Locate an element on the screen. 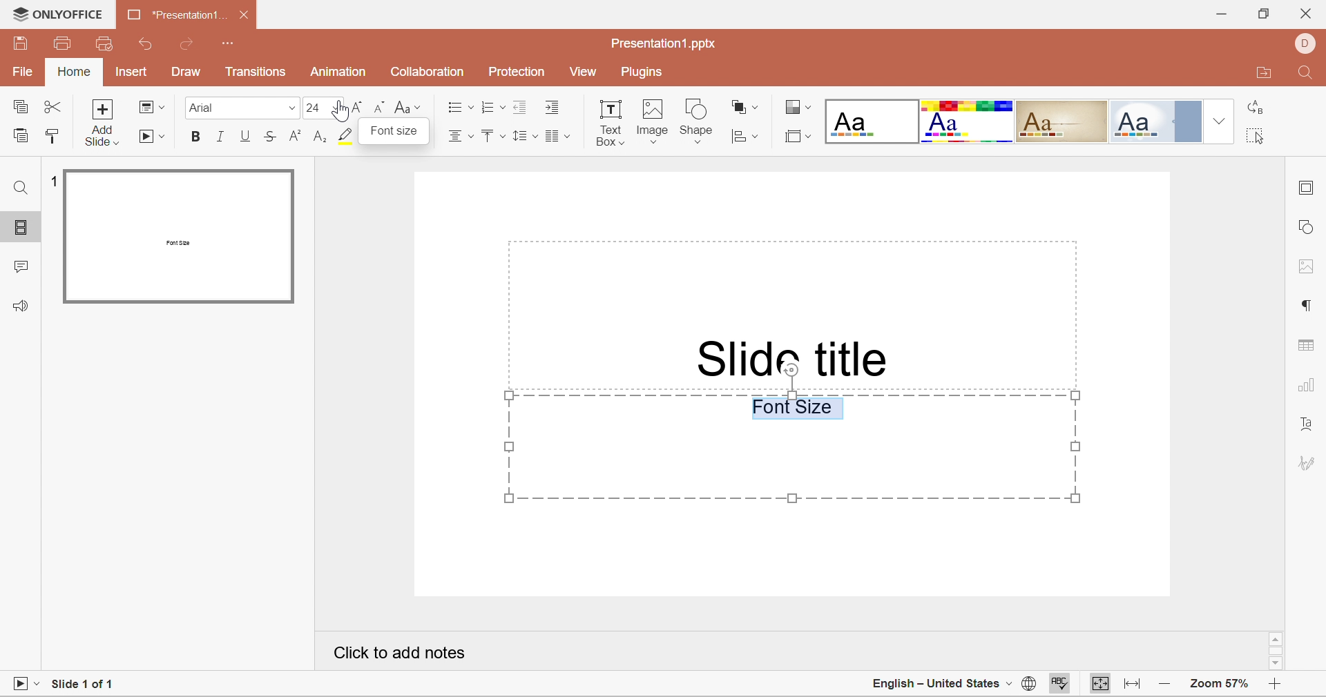 This screenshot has width=1326, height=697. shape settings is located at coordinates (1309, 225).